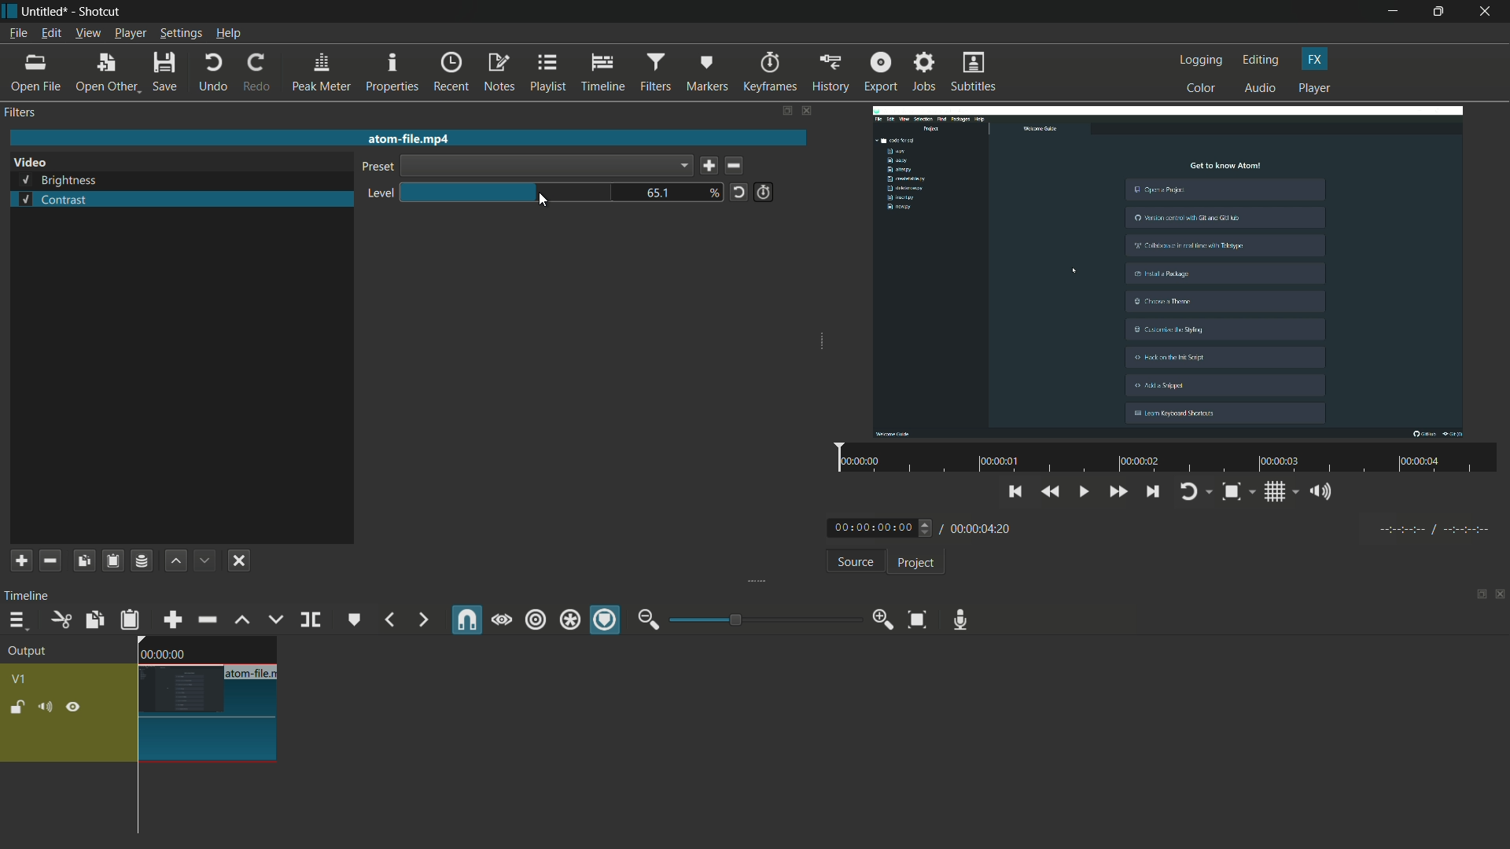  I want to click on atom-file.mp4, so click(407, 138).